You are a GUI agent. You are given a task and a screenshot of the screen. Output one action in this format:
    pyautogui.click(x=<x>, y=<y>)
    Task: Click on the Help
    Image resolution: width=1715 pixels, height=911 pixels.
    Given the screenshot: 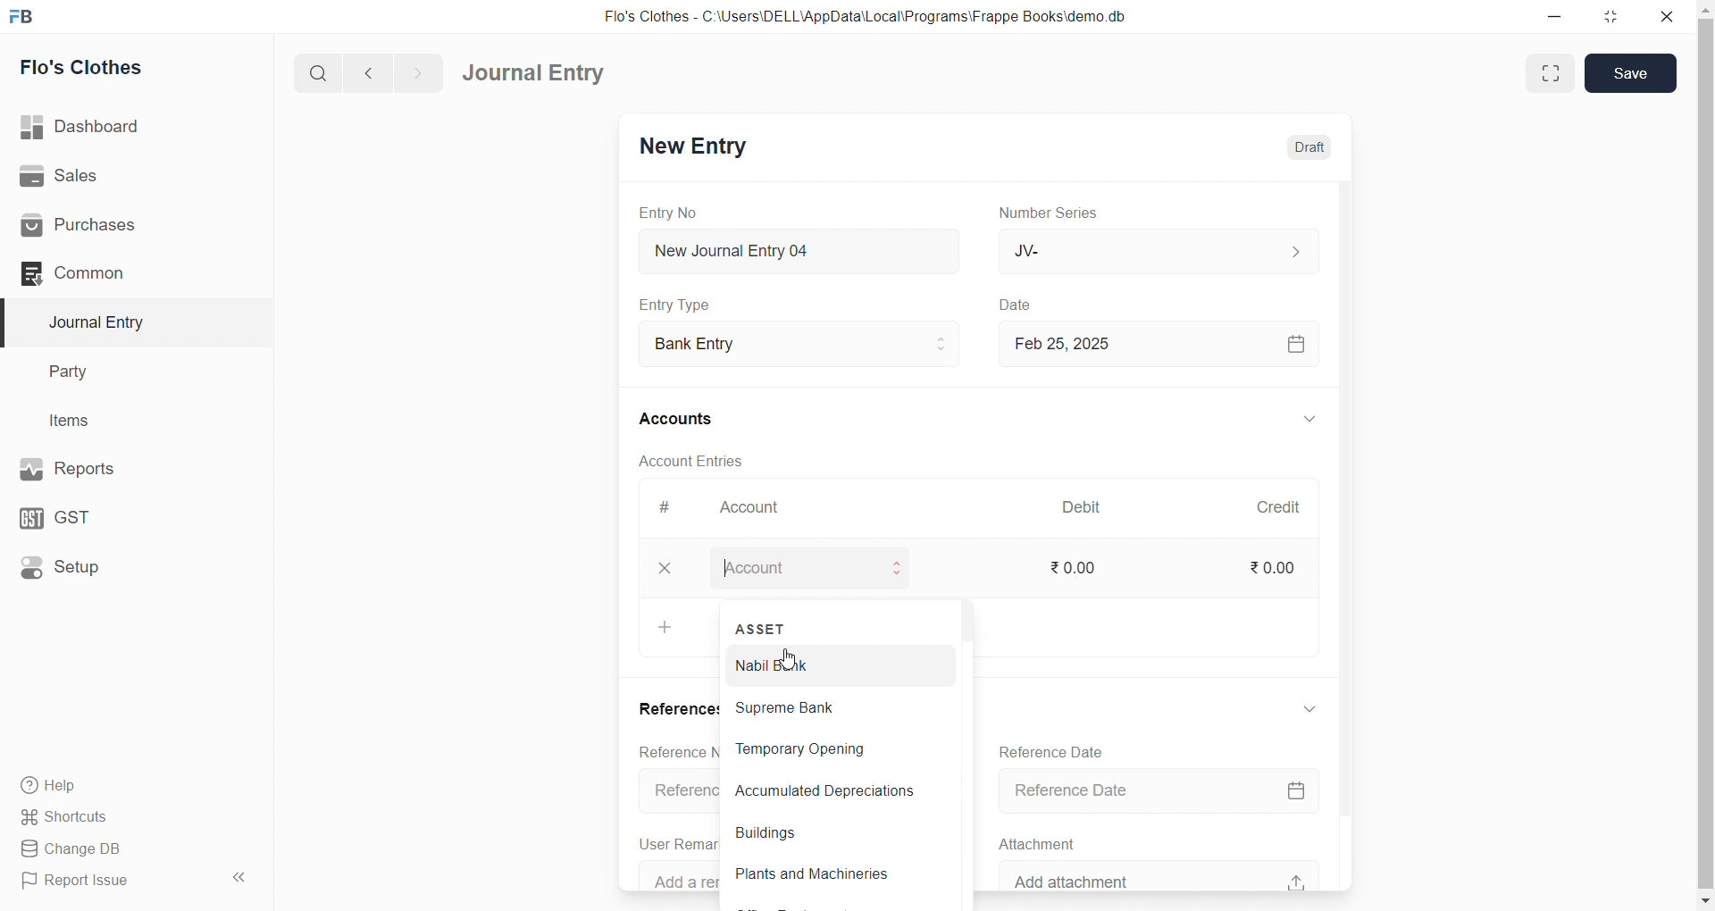 What is the action you would take?
    pyautogui.click(x=130, y=784)
    